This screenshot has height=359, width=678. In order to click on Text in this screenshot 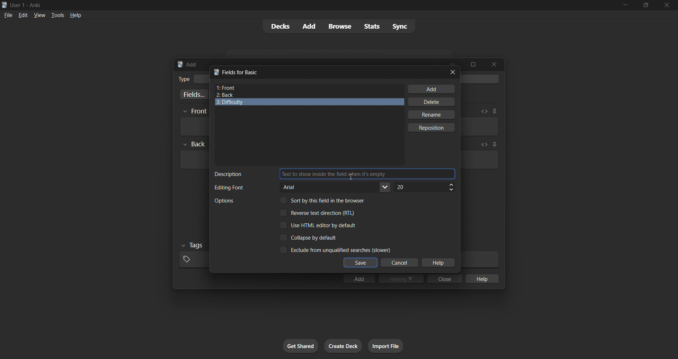, I will do `click(27, 6)`.